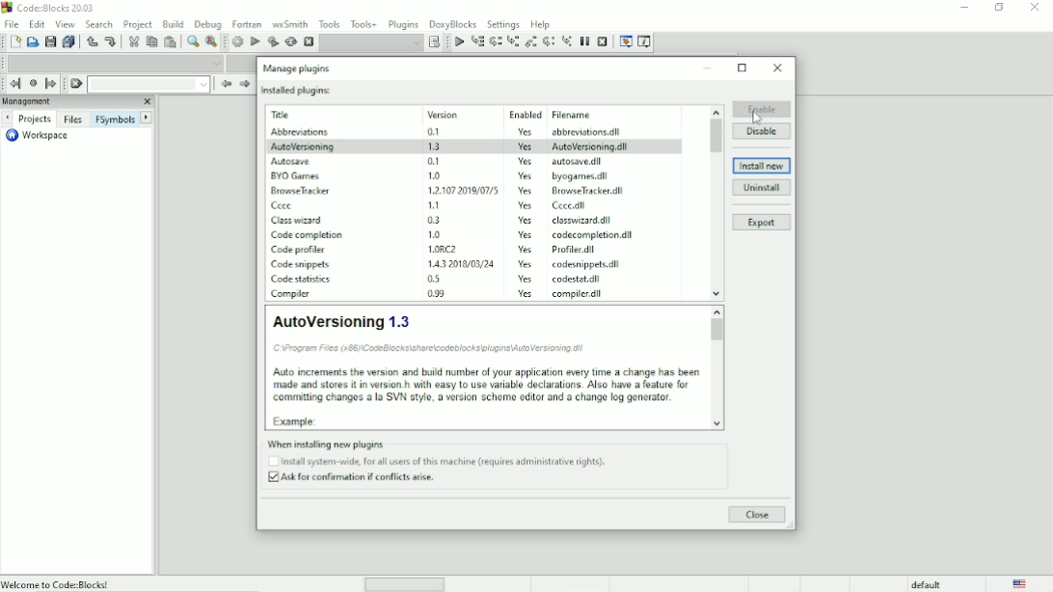 This screenshot has height=592, width=1053. Describe the element at coordinates (526, 220) in the screenshot. I see `Yes` at that location.